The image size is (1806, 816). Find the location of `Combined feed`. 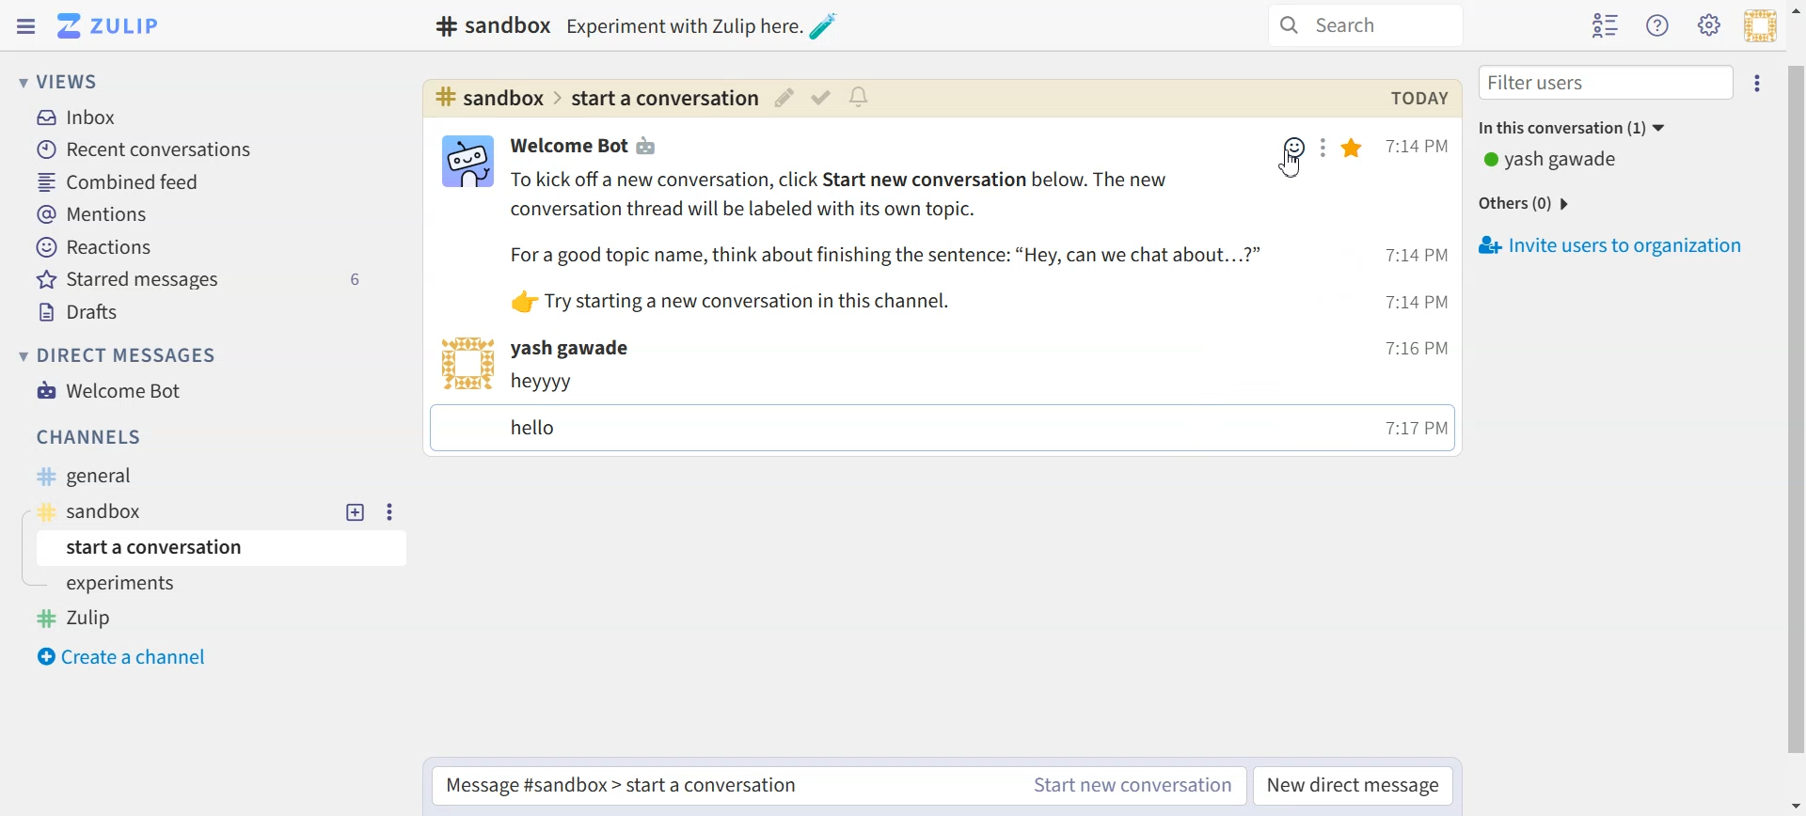

Combined feed is located at coordinates (123, 183).